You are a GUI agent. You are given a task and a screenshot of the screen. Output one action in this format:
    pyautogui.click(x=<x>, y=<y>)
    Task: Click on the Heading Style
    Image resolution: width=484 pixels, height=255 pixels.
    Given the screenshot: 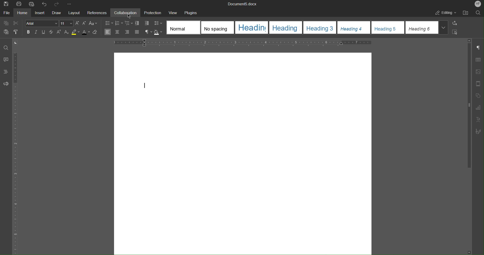 What is the action you would take?
    pyautogui.click(x=308, y=27)
    